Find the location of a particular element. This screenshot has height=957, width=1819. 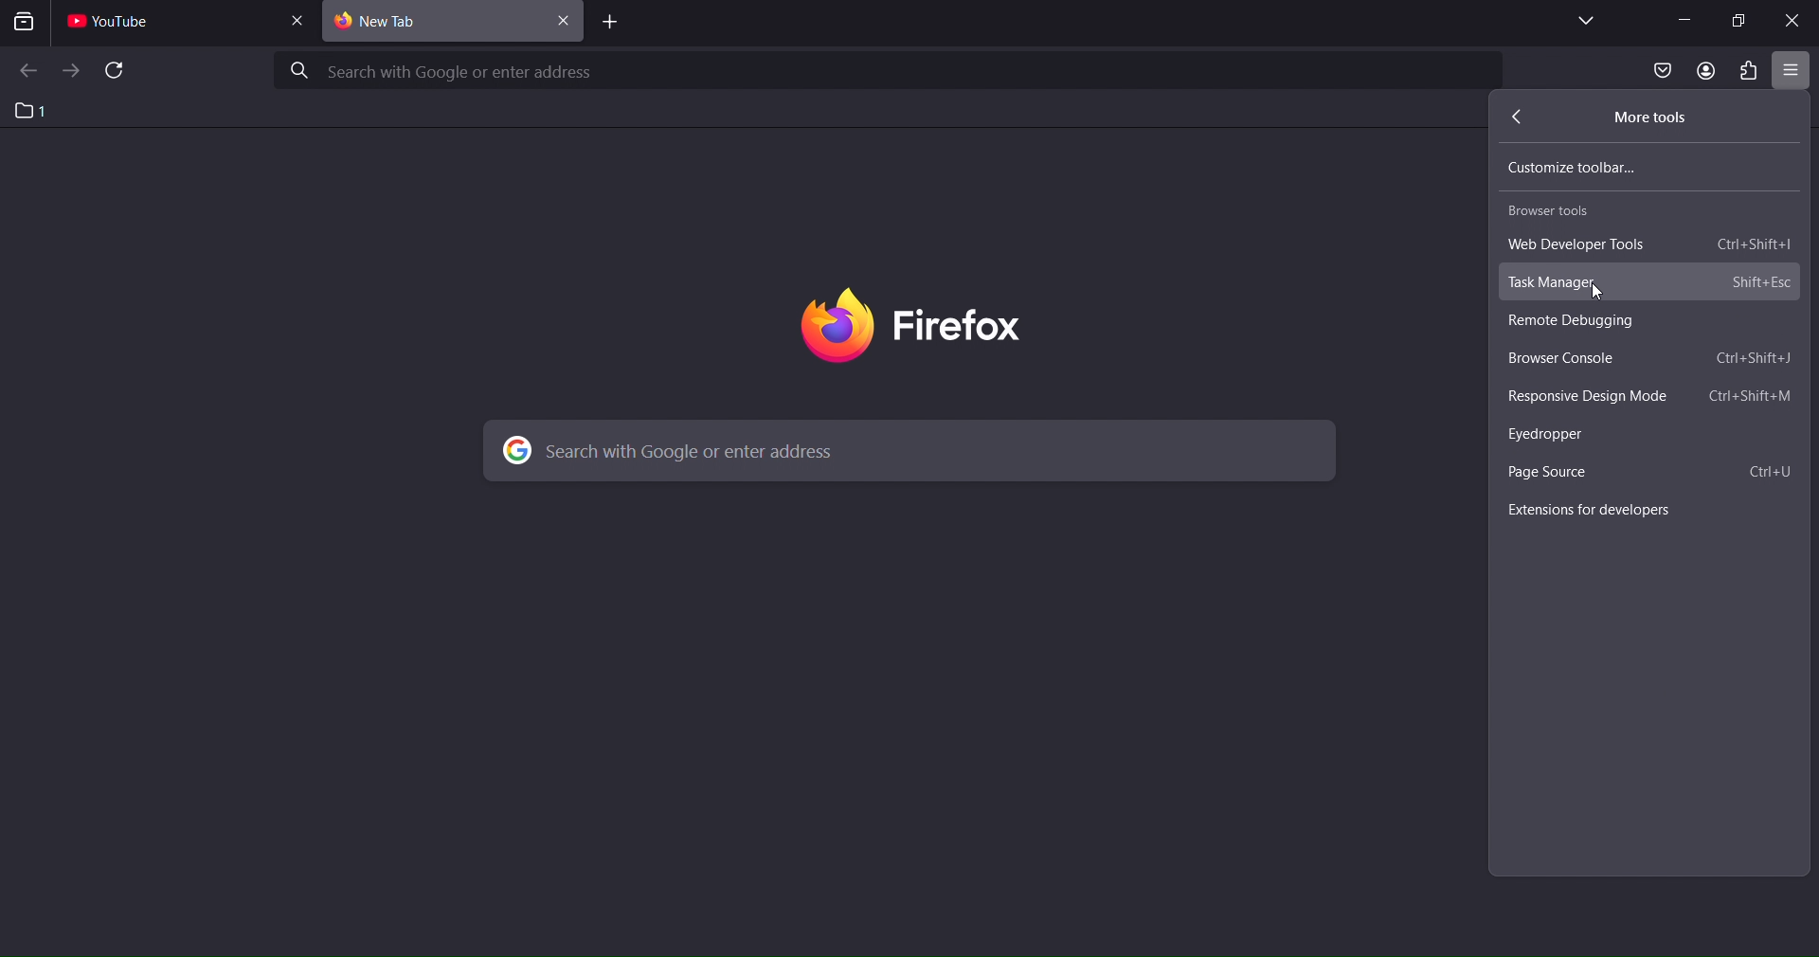

restore down is located at coordinates (1741, 21).